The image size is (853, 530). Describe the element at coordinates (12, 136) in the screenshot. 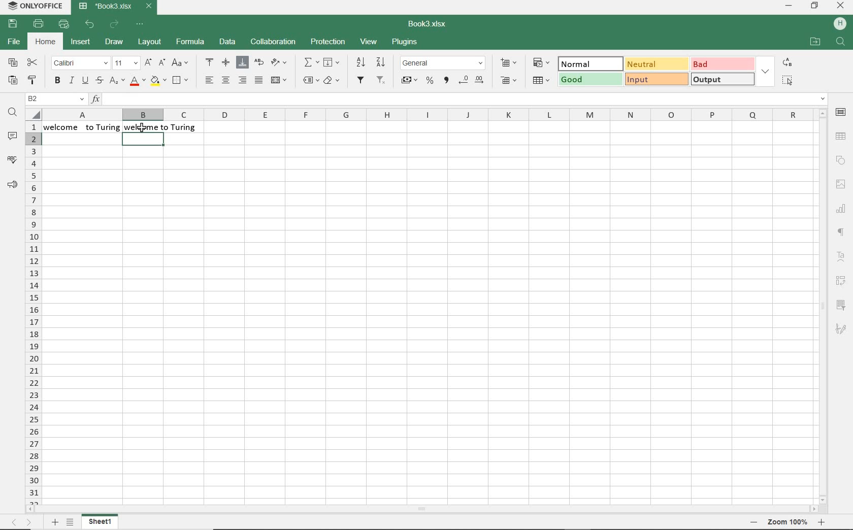

I see `comments` at that location.